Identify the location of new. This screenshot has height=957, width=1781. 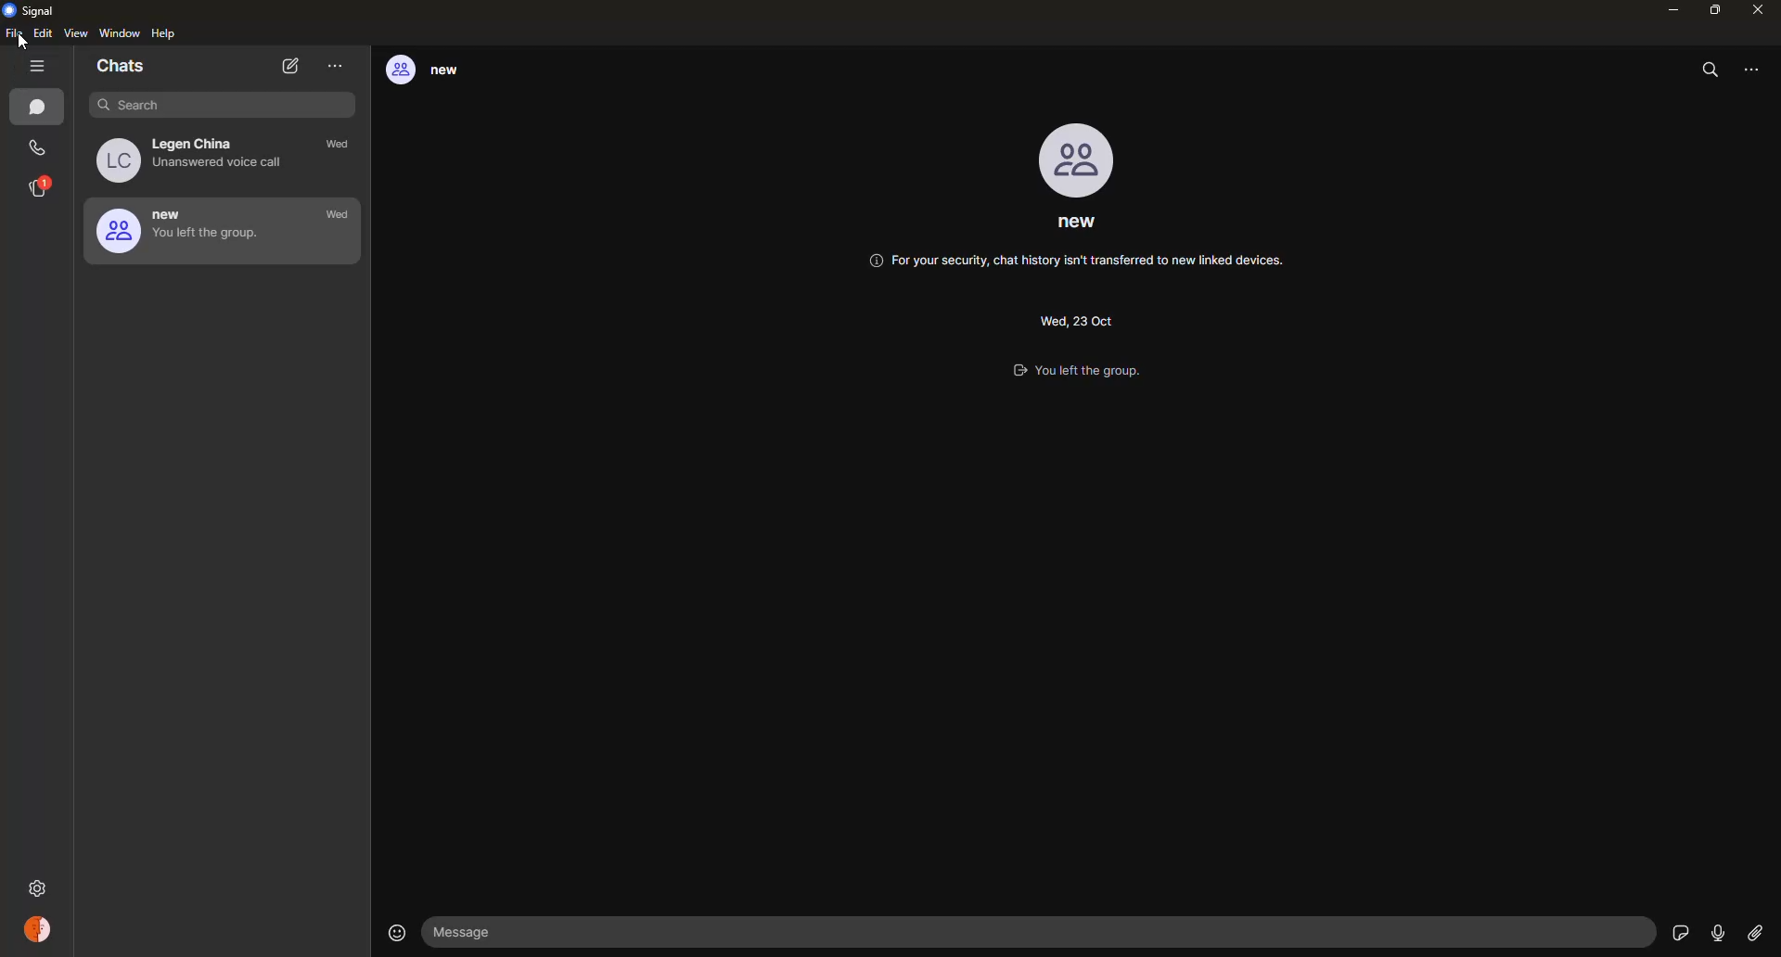
(185, 230).